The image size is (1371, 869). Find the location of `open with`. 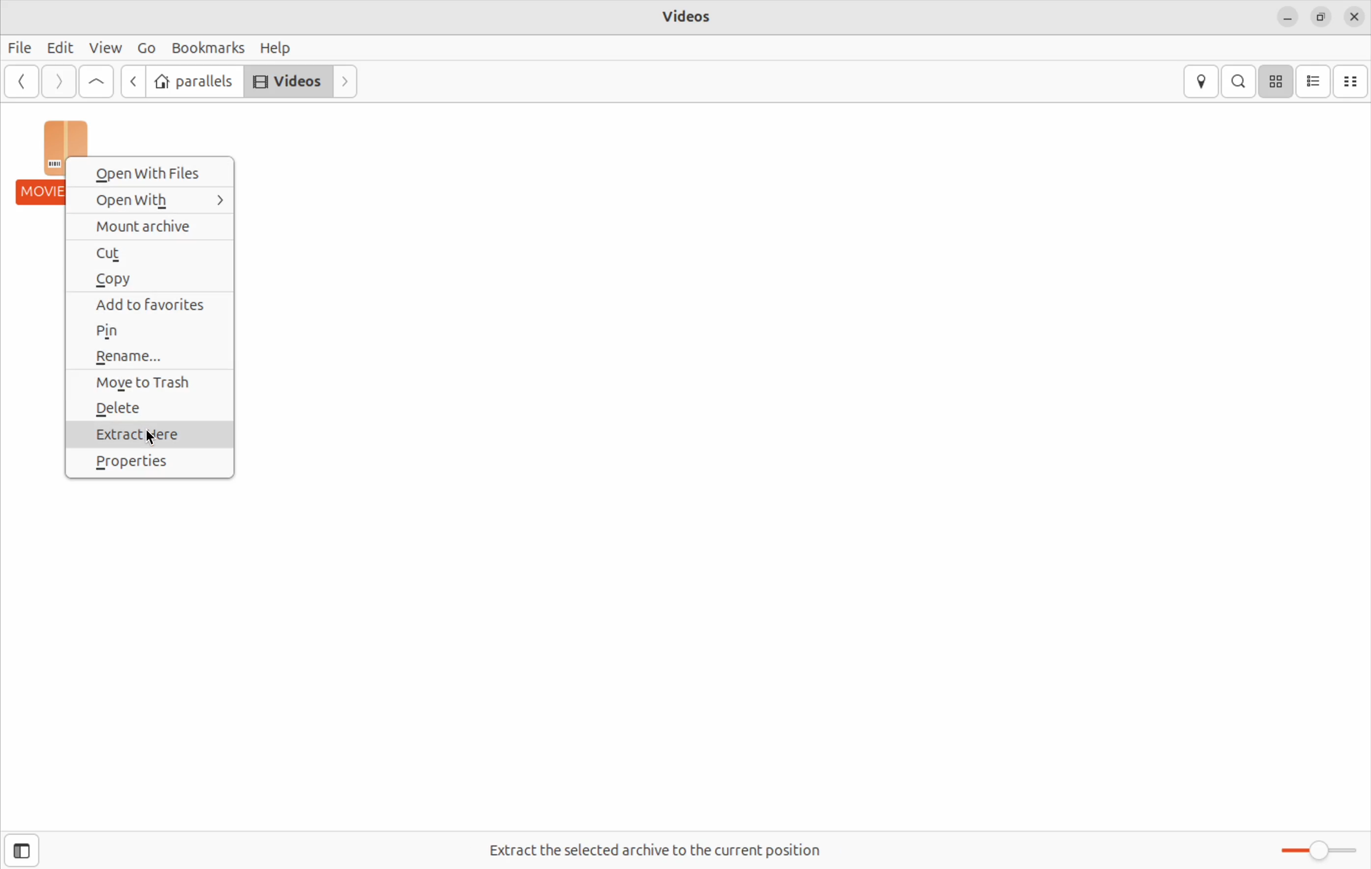

open with is located at coordinates (159, 200).